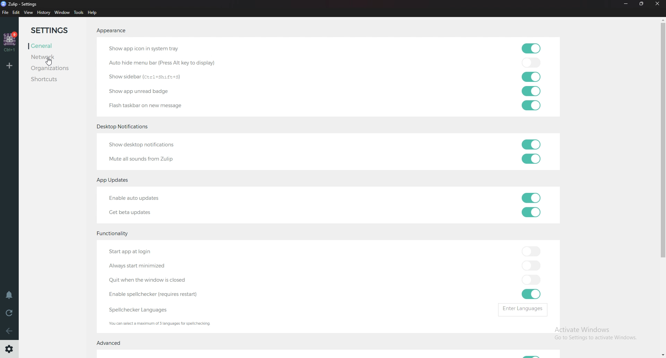 The width and height of the screenshot is (666, 358). I want to click on add organization, so click(9, 67).